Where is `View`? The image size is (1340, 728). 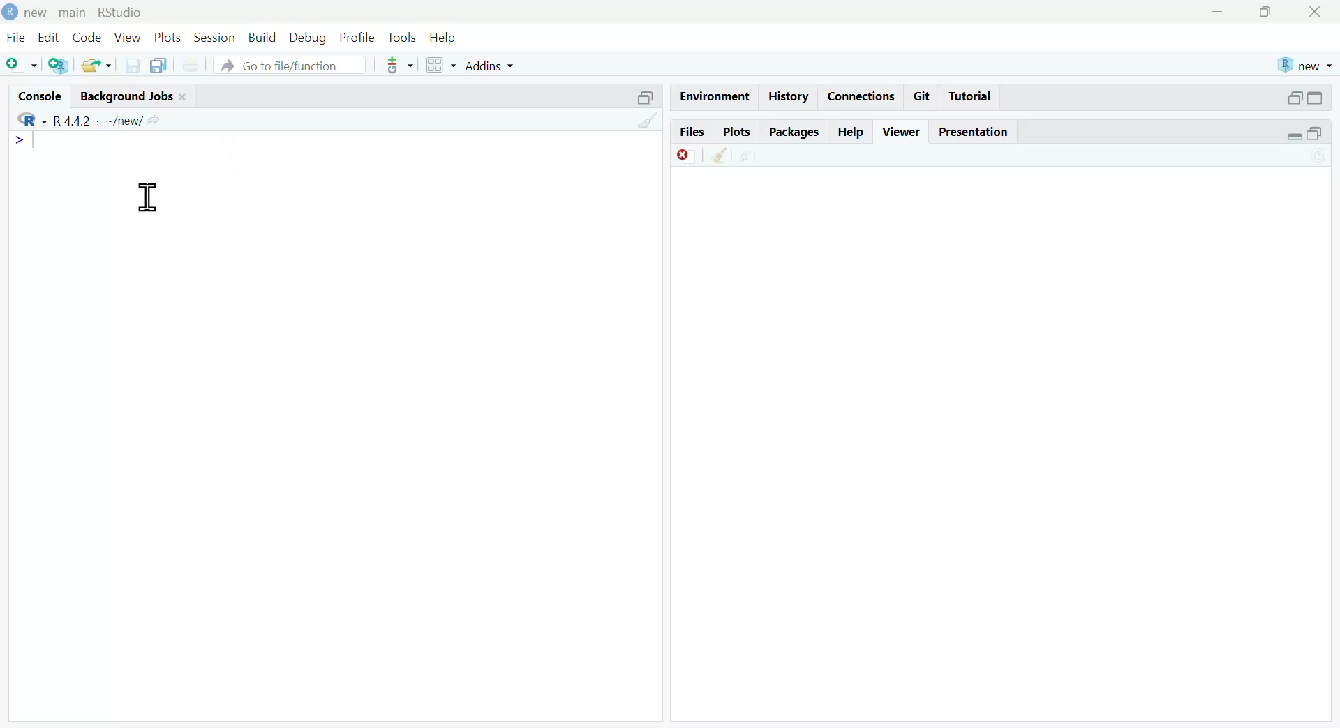
View is located at coordinates (124, 38).